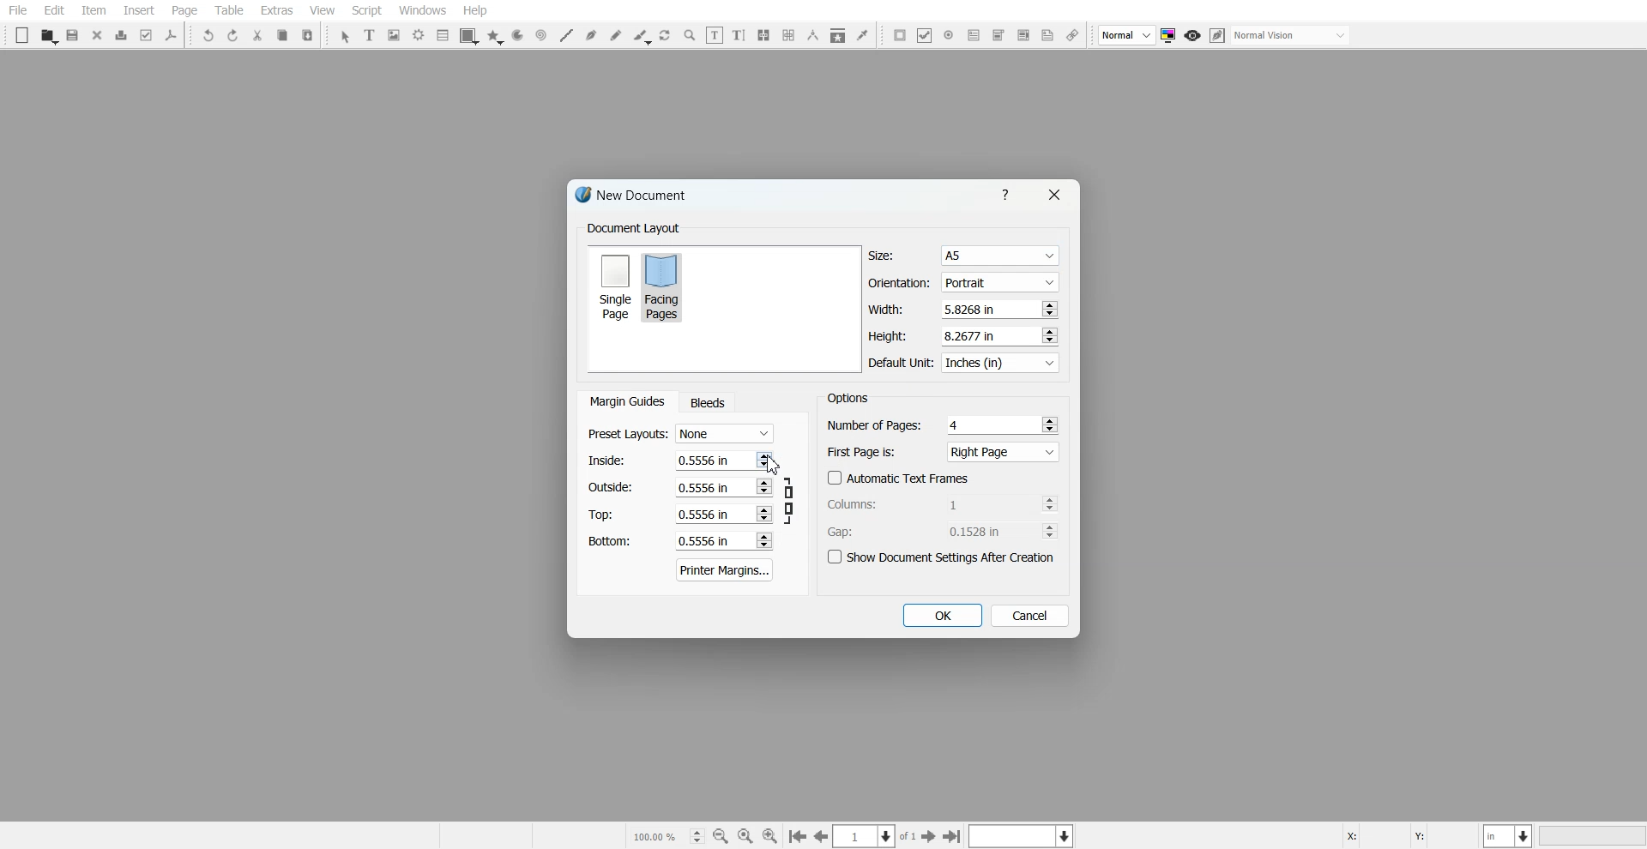 This screenshot has height=849, width=1647. Describe the element at coordinates (1048, 309) in the screenshot. I see `Increase and decrease No. ` at that location.